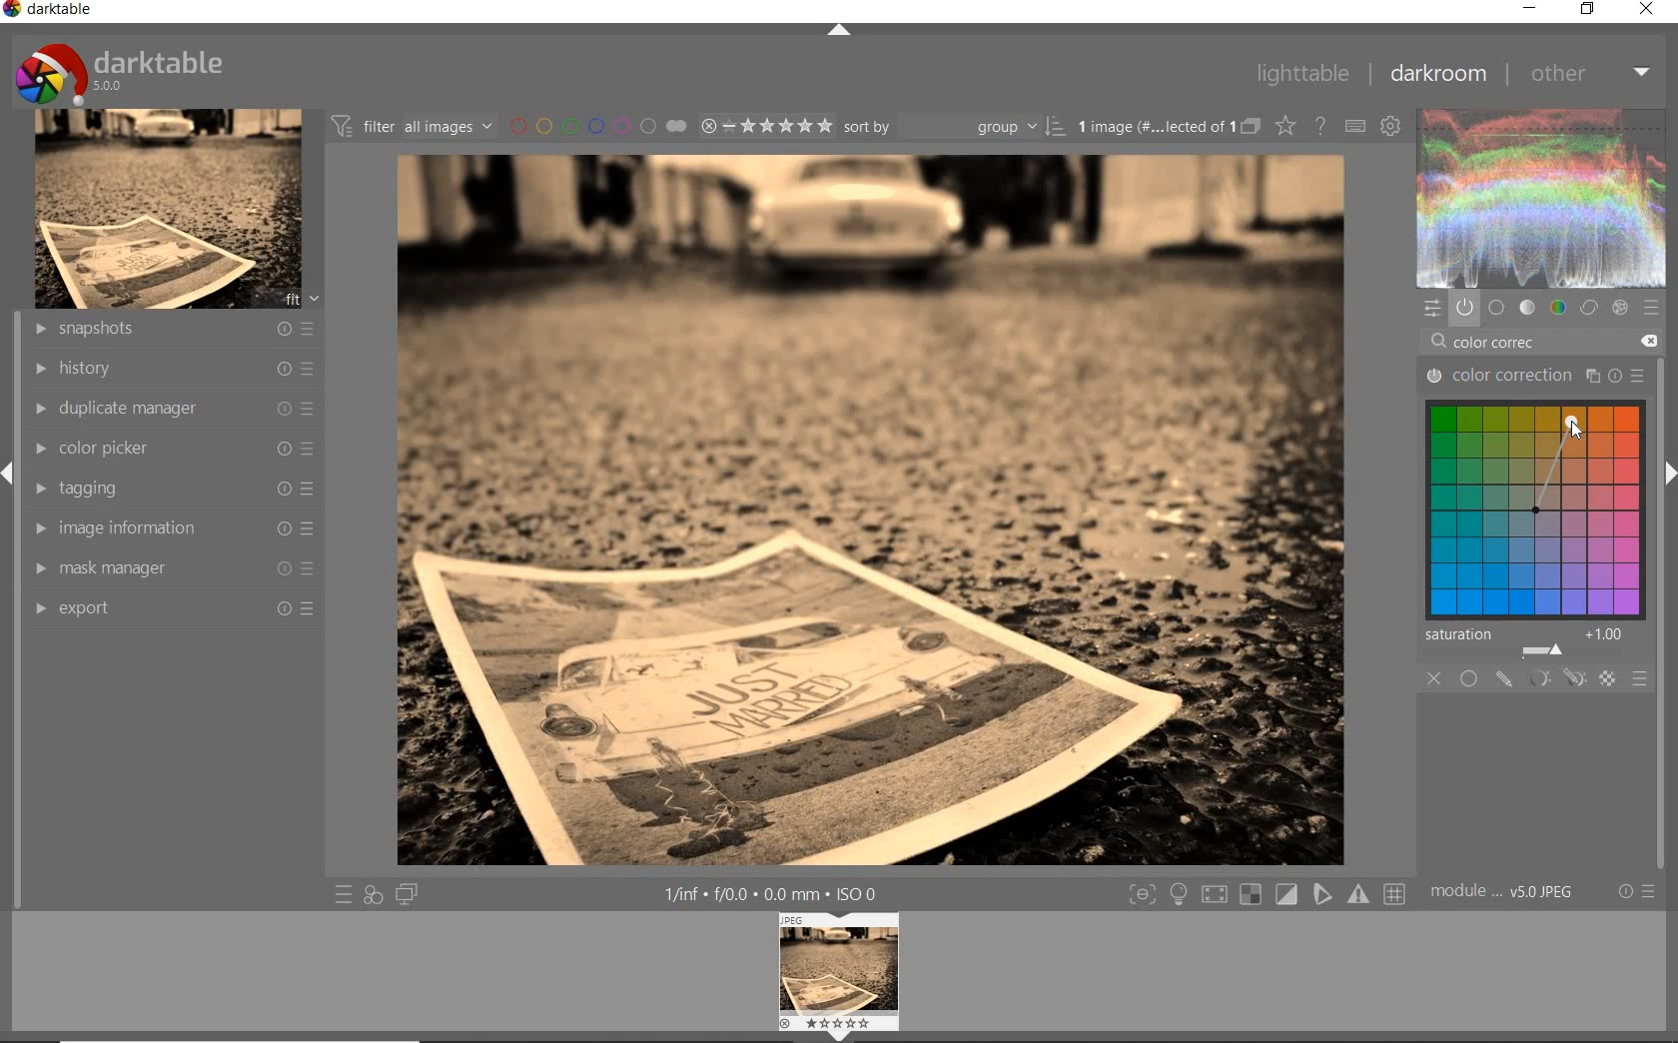 This screenshot has width=1678, height=1043. What do you see at coordinates (1434, 678) in the screenshot?
I see `close` at bounding box center [1434, 678].